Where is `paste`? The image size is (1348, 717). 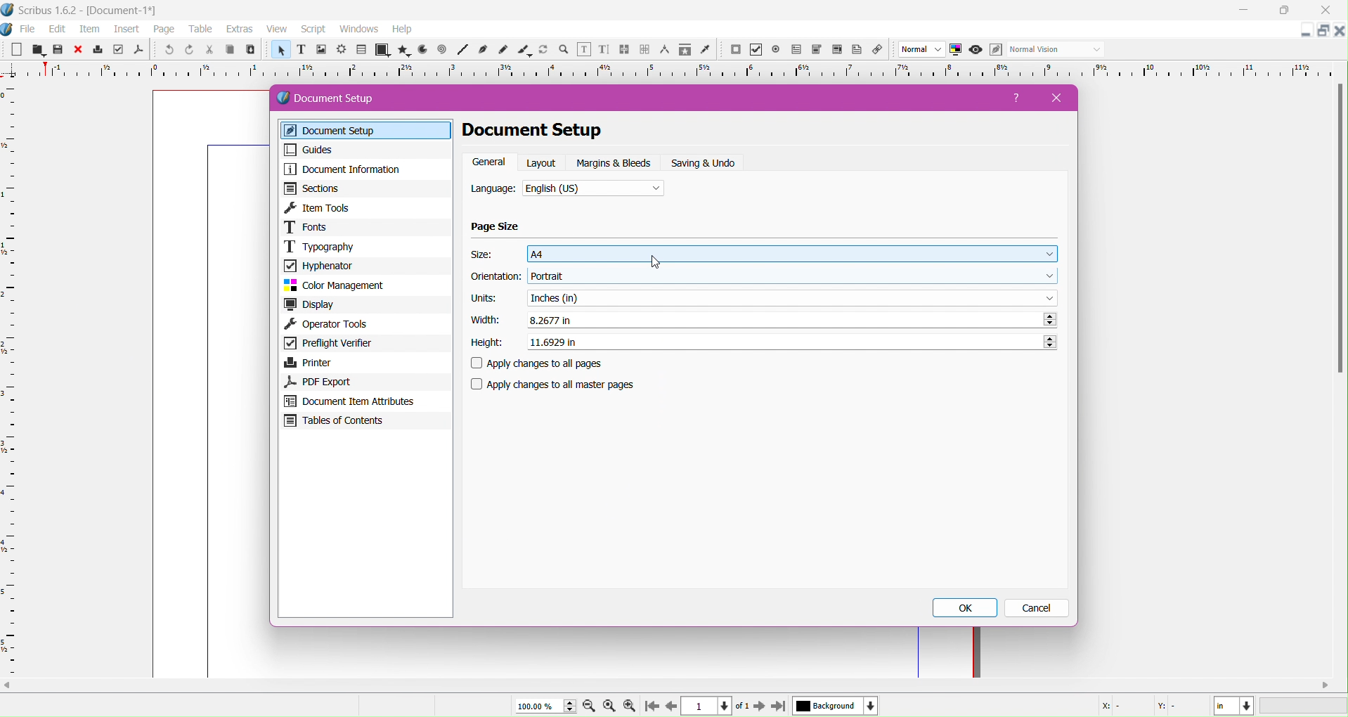
paste is located at coordinates (249, 50).